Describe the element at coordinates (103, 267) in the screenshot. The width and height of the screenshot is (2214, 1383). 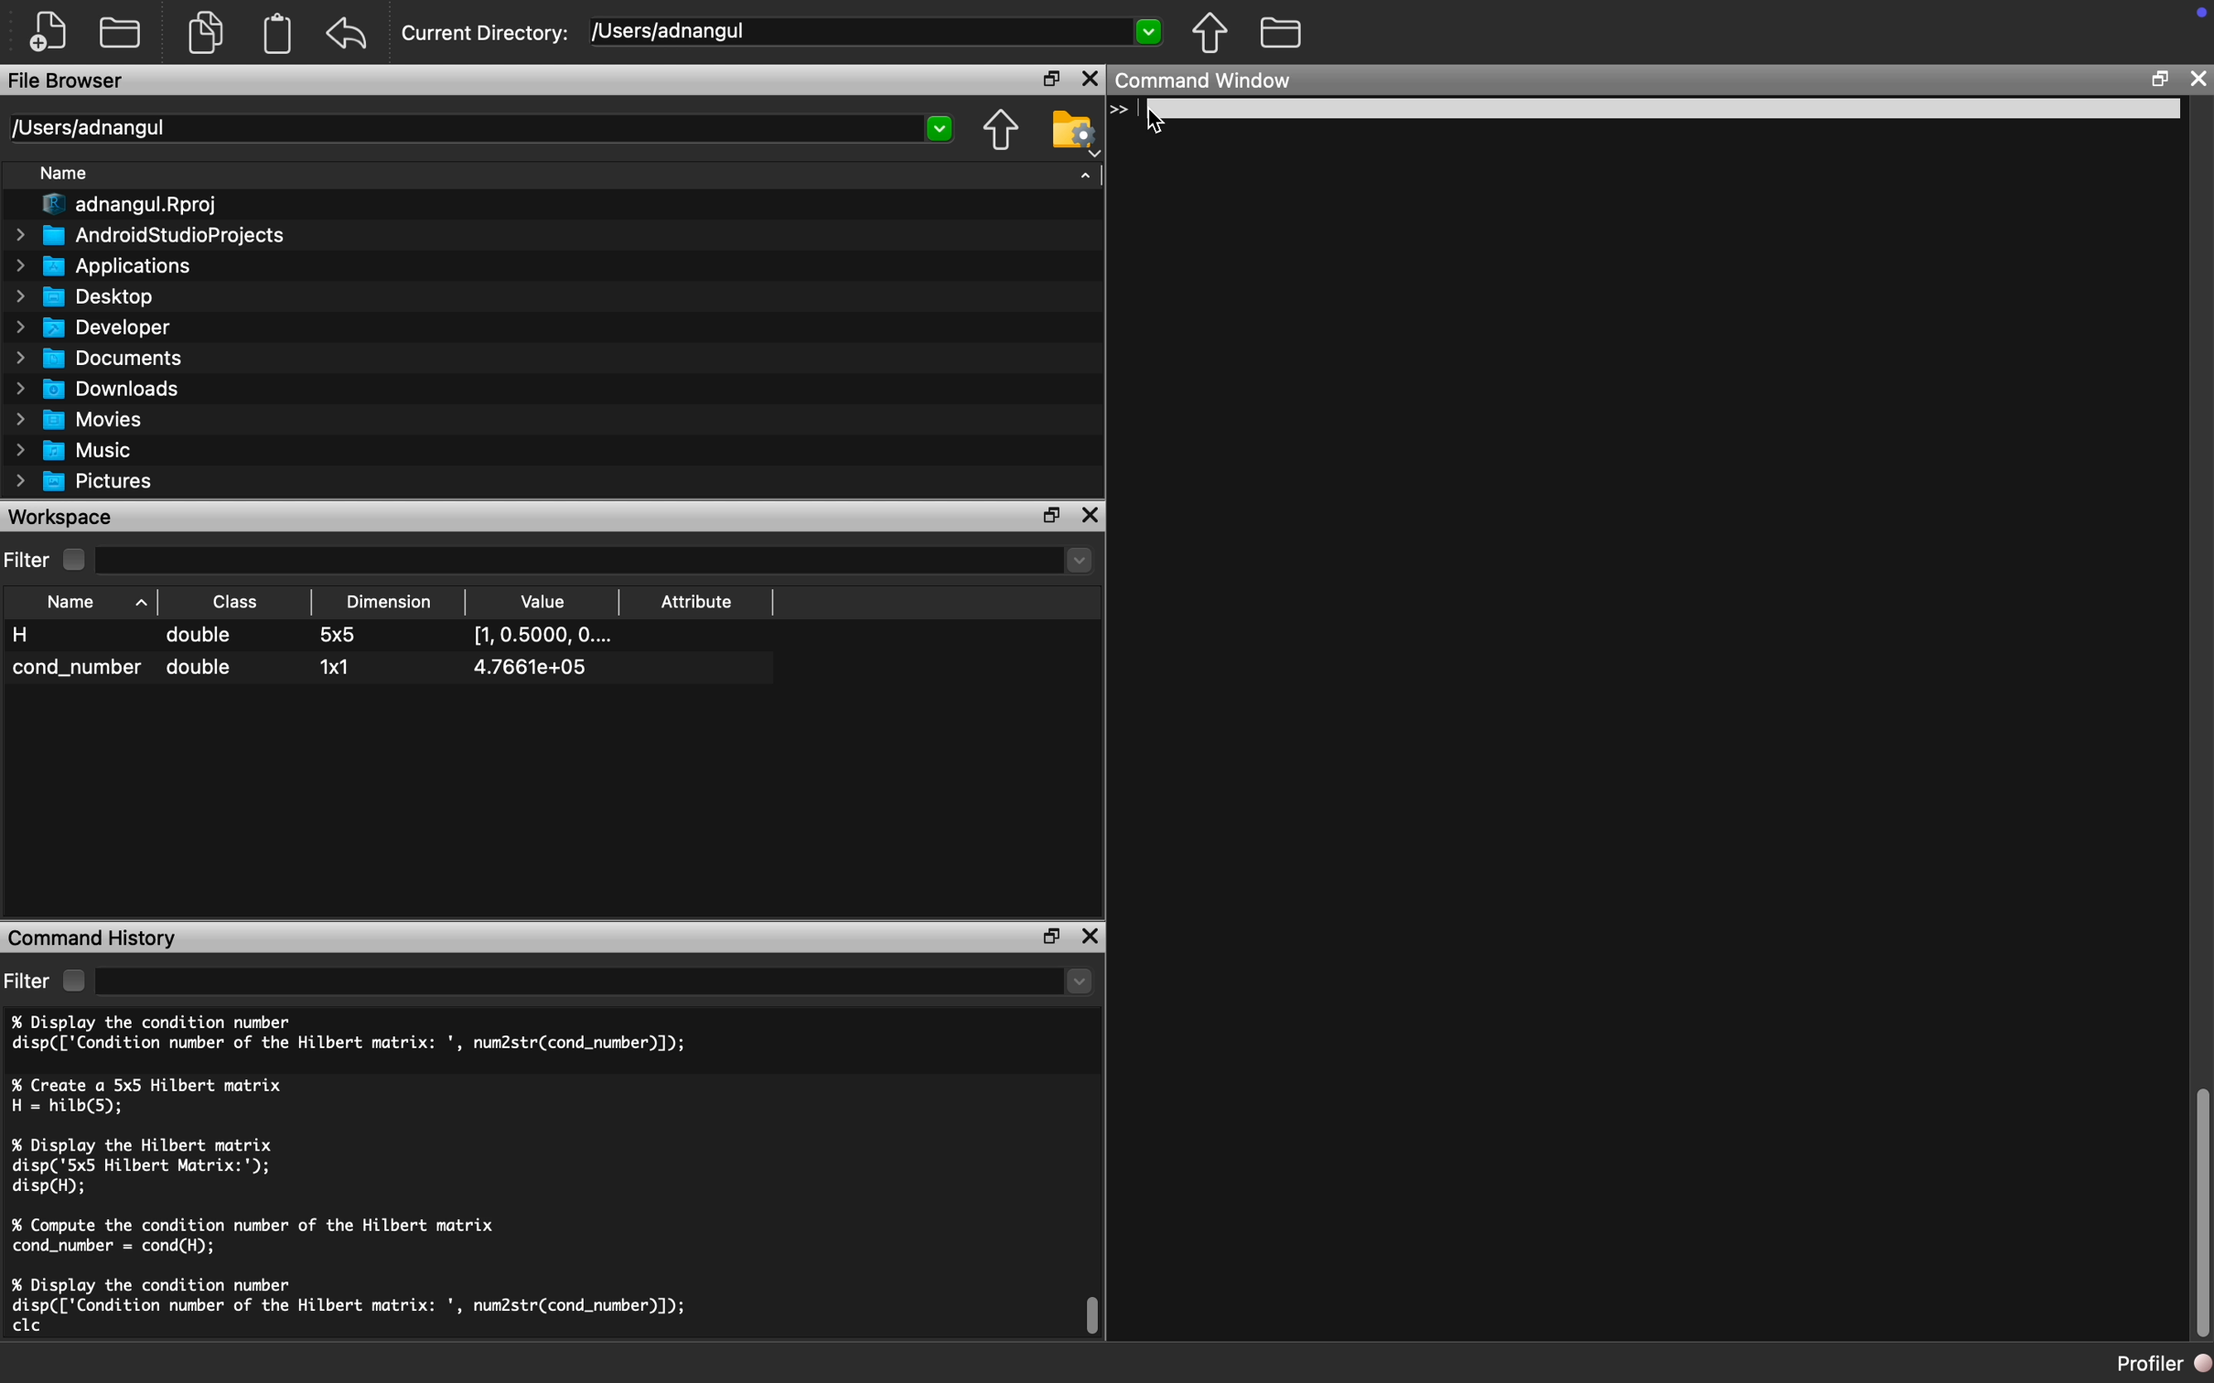
I see `Applications` at that location.